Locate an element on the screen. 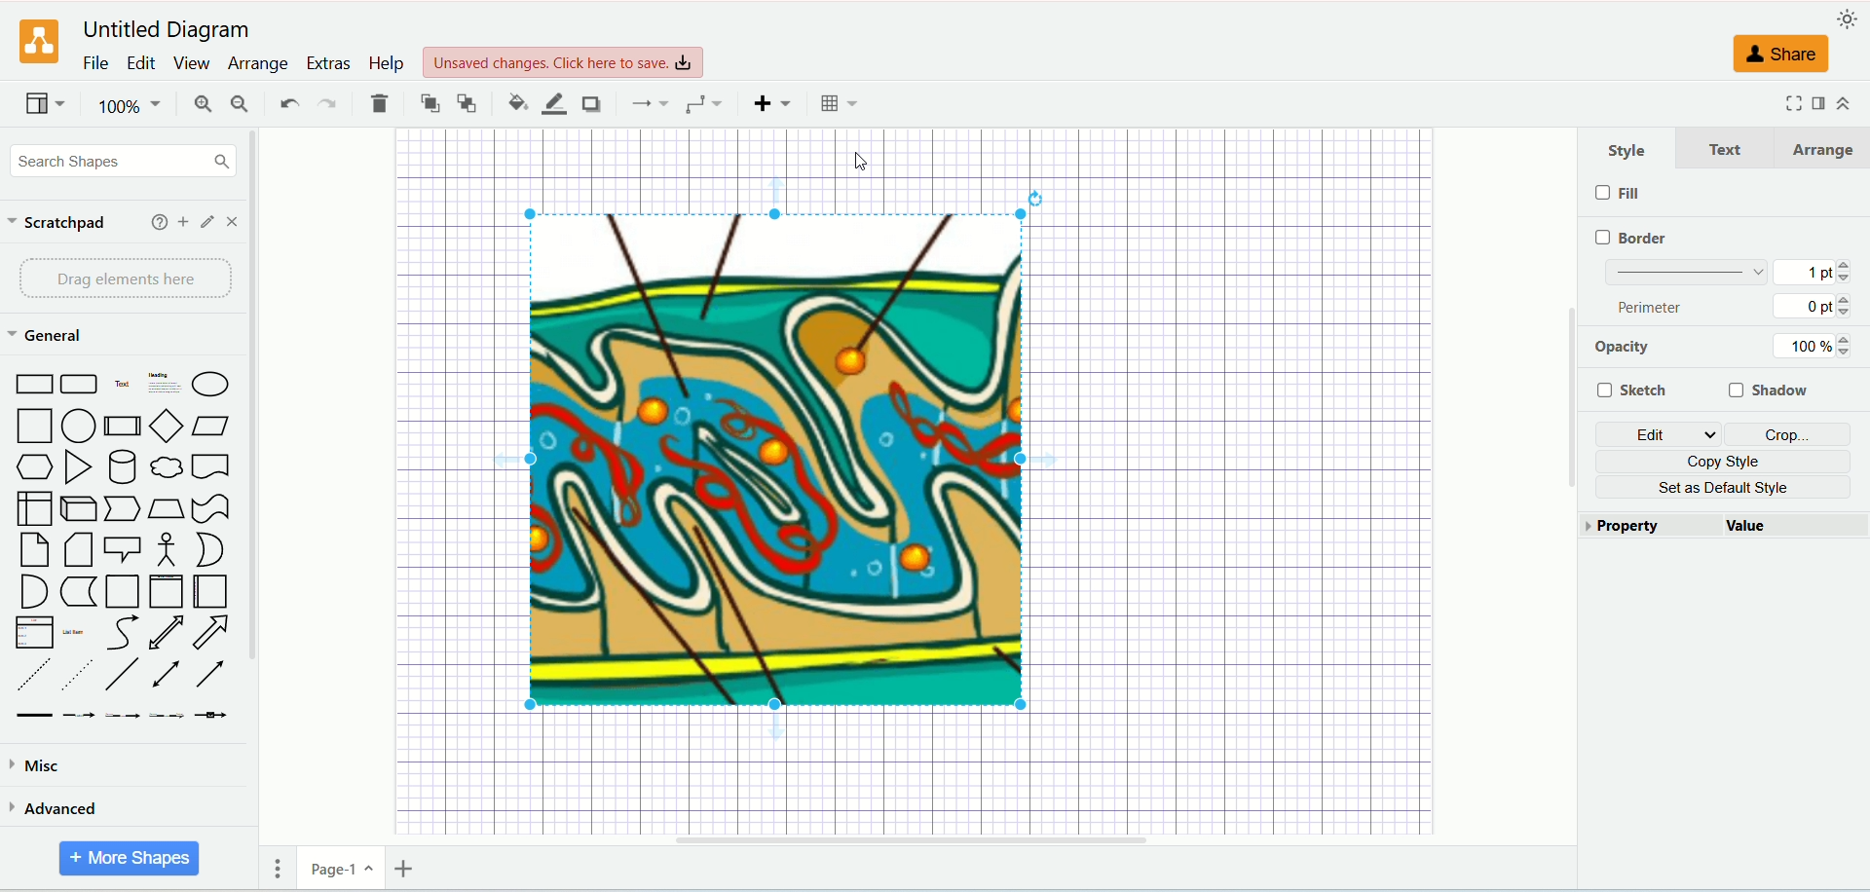 Image resolution: width=1870 pixels, height=892 pixels. general is located at coordinates (50, 338).